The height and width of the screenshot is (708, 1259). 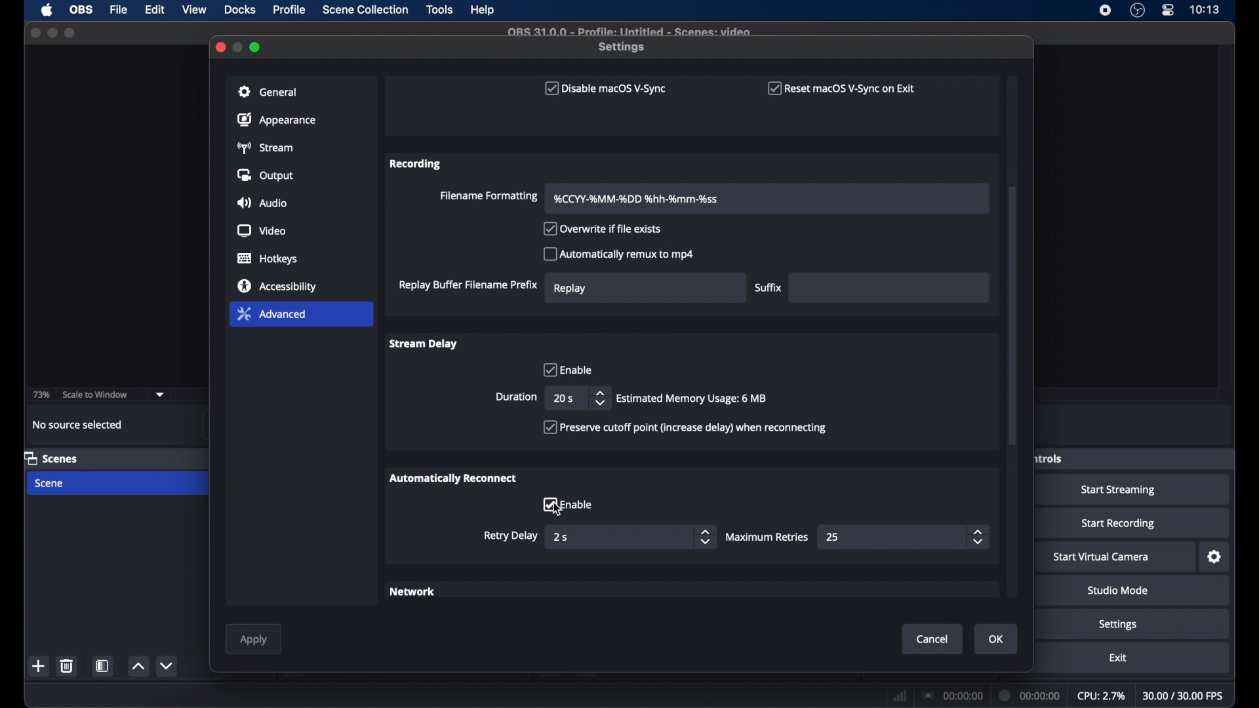 What do you see at coordinates (262, 231) in the screenshot?
I see `video` at bounding box center [262, 231].